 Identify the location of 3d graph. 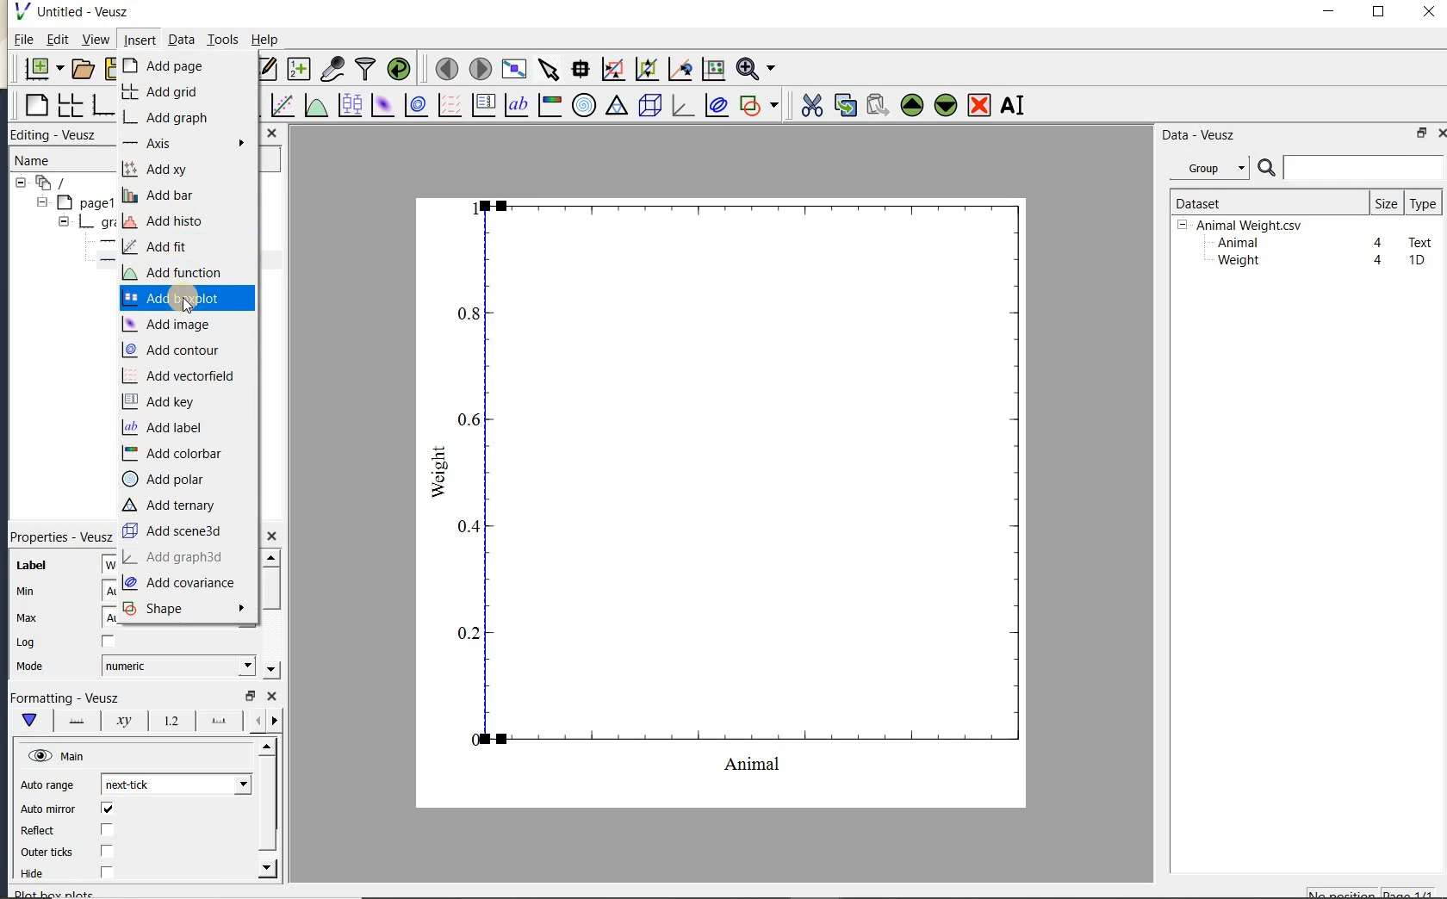
(680, 105).